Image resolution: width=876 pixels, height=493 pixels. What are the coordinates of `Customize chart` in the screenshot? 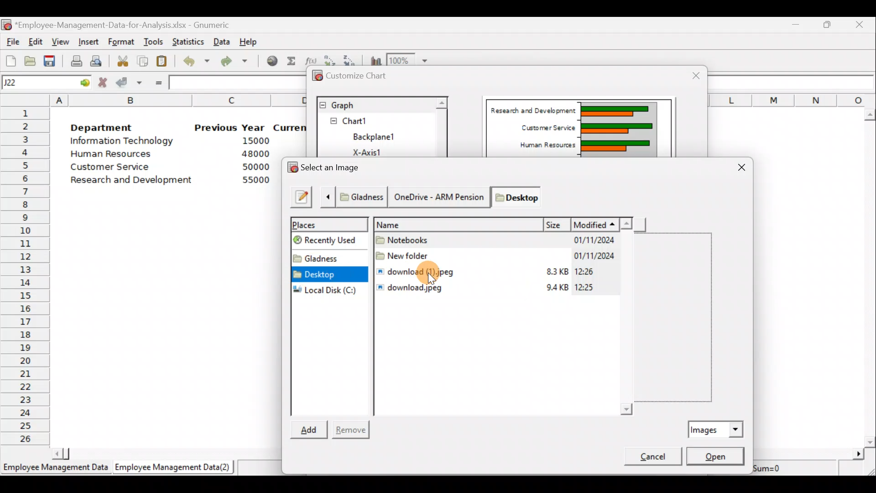 It's located at (356, 76).